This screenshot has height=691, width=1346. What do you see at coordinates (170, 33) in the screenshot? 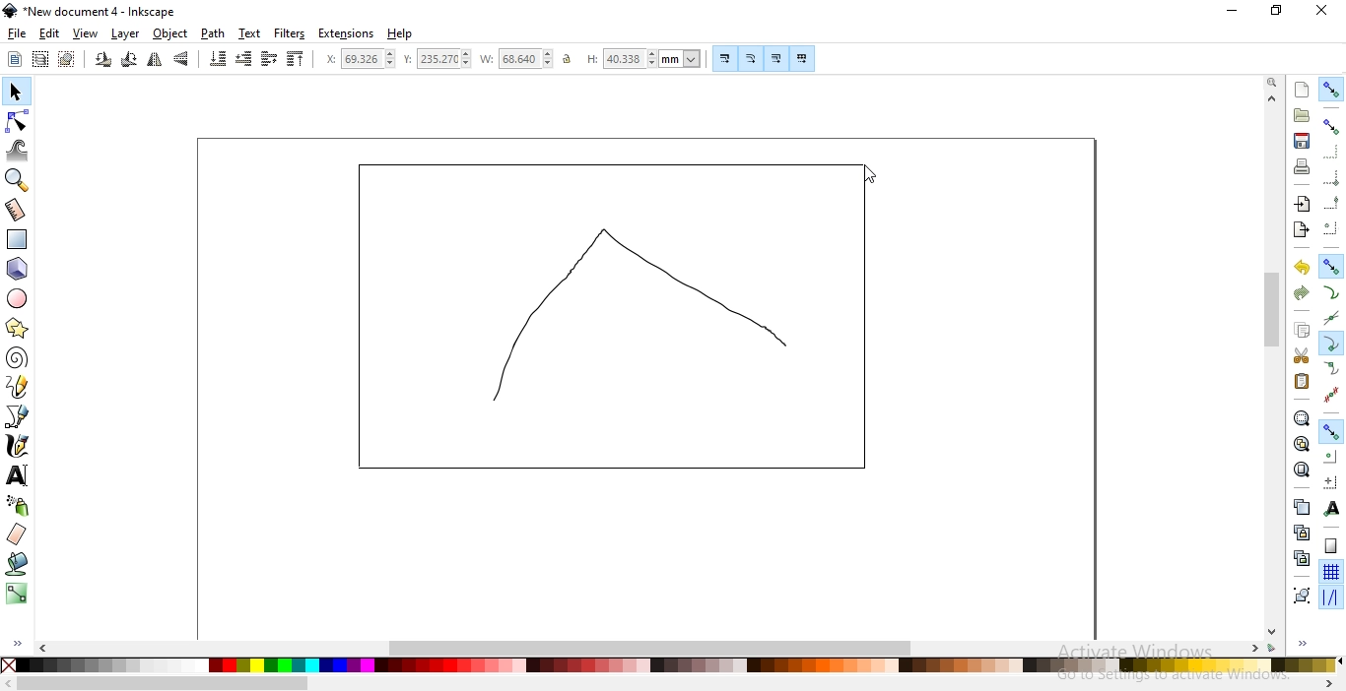
I see `object` at bounding box center [170, 33].